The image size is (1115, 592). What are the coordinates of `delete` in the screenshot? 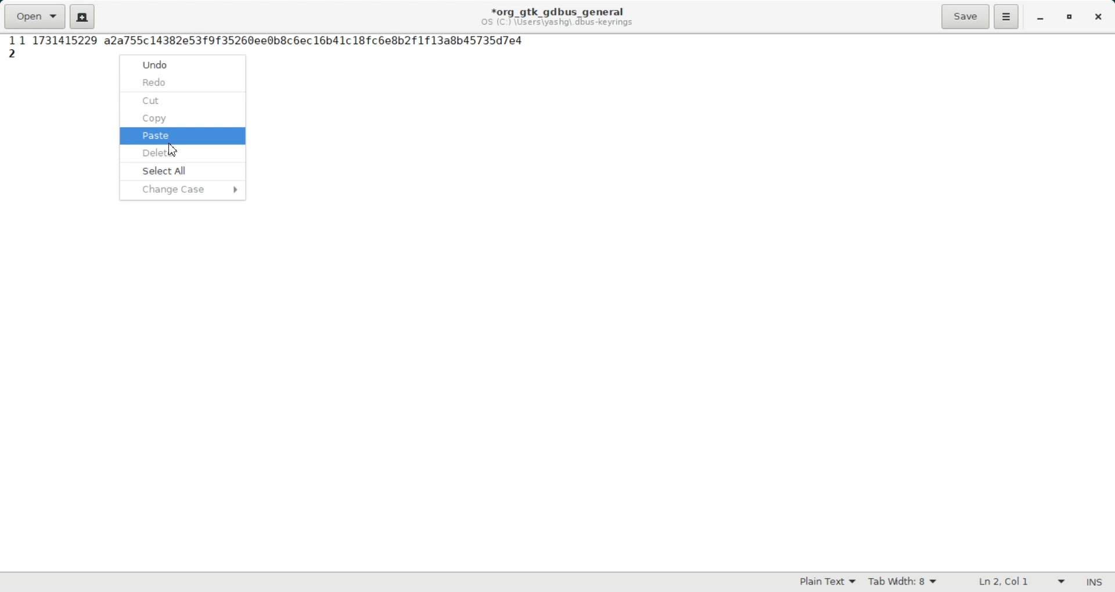 It's located at (179, 153).